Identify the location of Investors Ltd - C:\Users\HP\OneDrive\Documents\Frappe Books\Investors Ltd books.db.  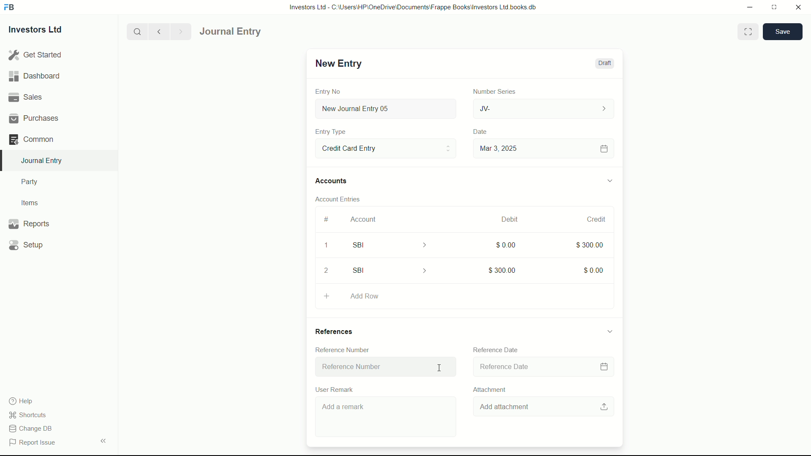
(414, 7).